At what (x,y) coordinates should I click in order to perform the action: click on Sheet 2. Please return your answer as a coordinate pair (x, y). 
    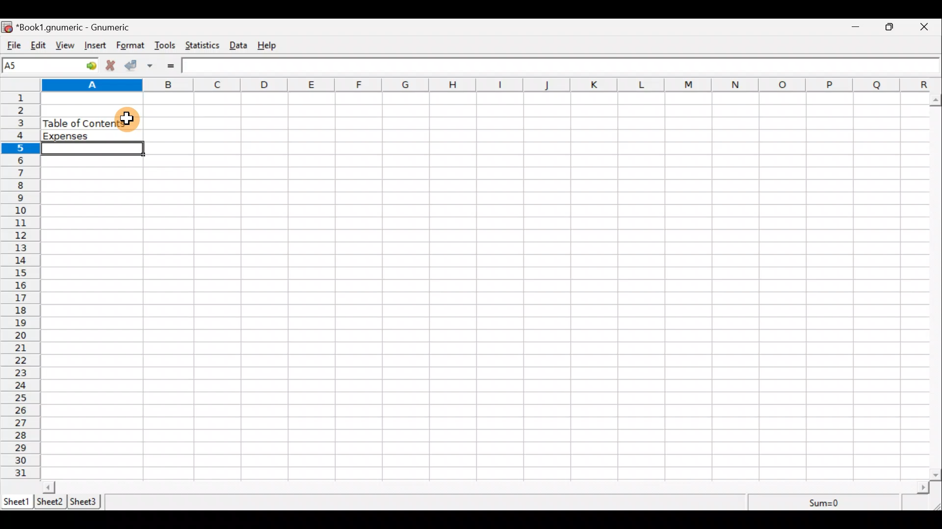
    Looking at the image, I should click on (51, 502).